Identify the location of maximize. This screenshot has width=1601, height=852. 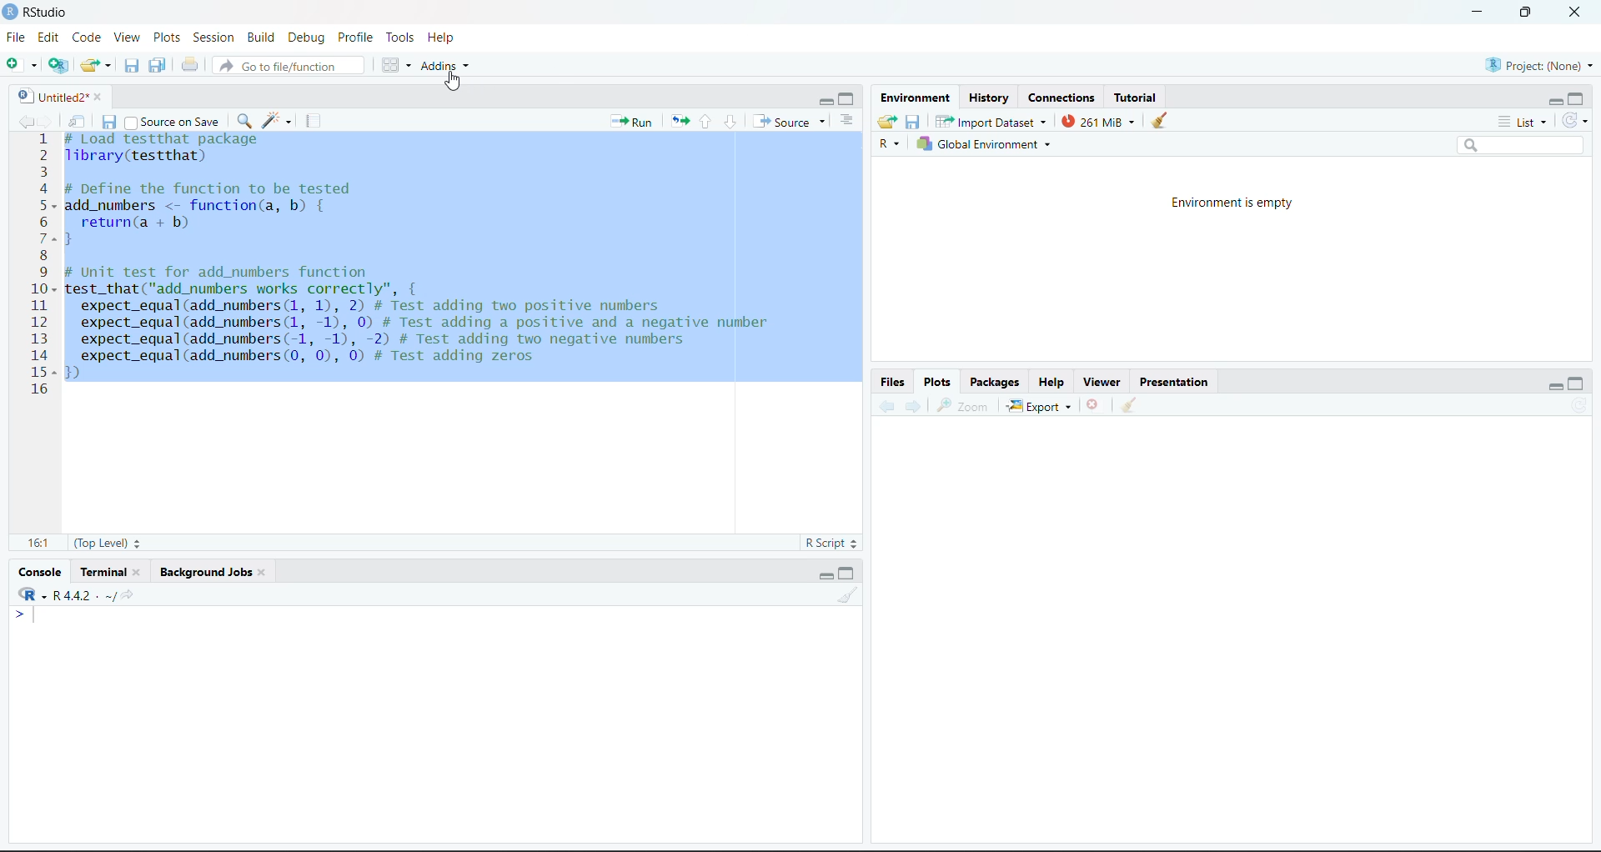
(848, 572).